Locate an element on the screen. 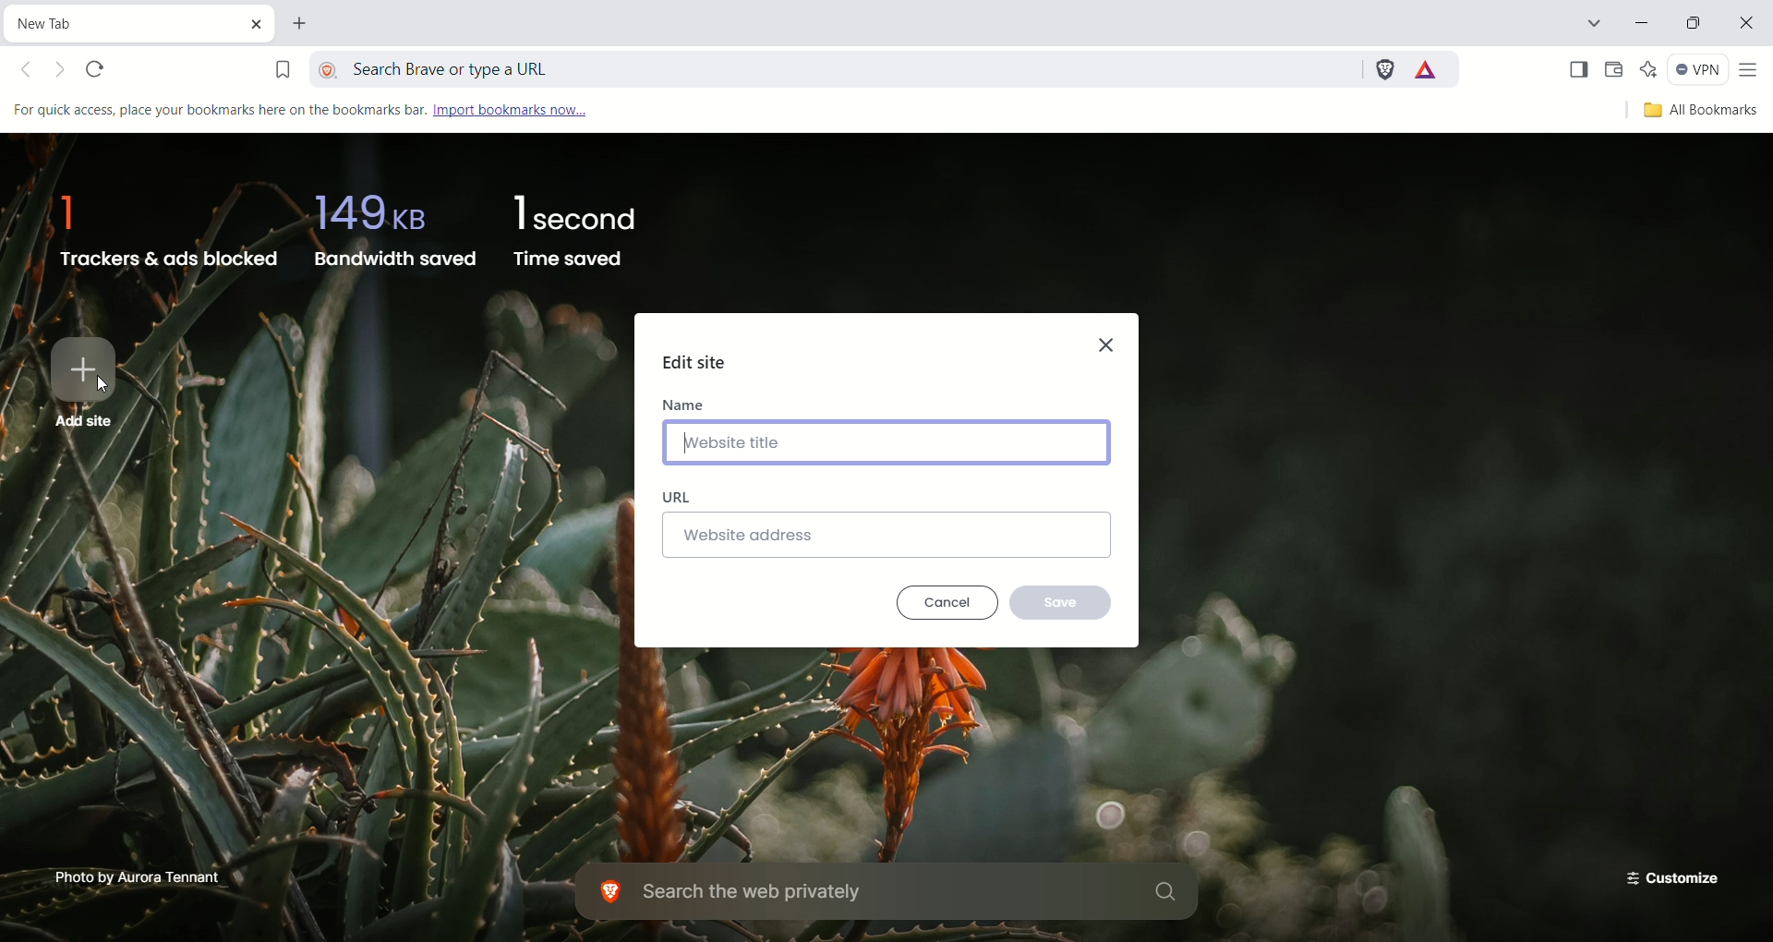 This screenshot has width=1773, height=942. bookmark is located at coordinates (282, 66).